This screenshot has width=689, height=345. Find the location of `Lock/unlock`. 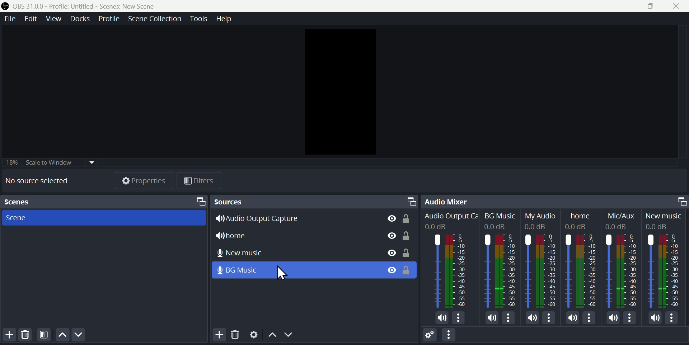

Lock/unlock is located at coordinates (407, 218).